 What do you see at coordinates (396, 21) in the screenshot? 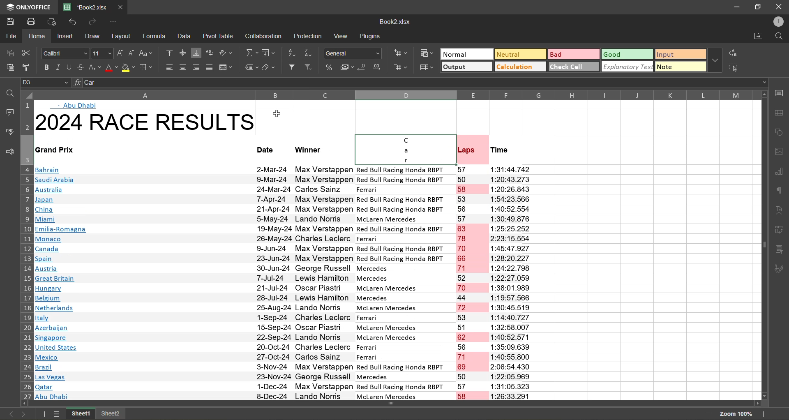
I see `file name` at bounding box center [396, 21].